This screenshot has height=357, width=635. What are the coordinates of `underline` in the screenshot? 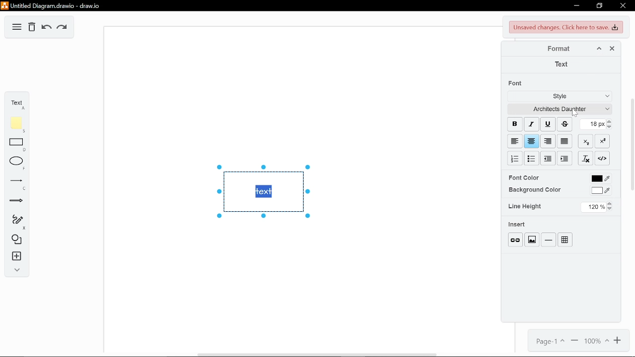 It's located at (547, 123).